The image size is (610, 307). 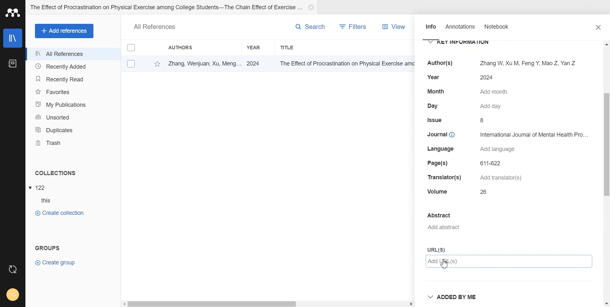 I want to click on Notebook, so click(x=502, y=29).